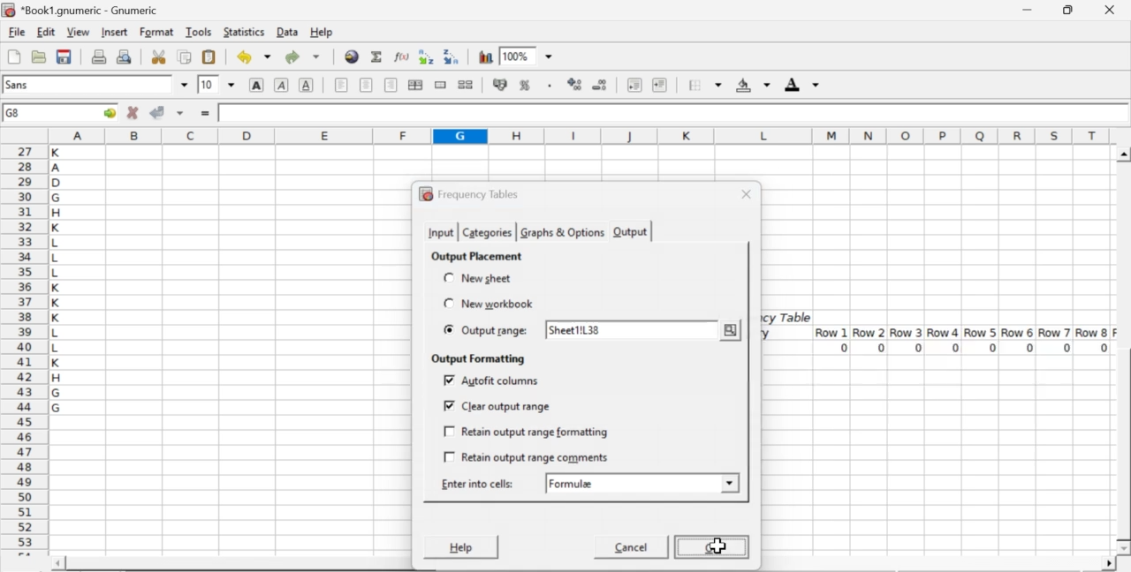 The width and height of the screenshot is (1131, 572). What do you see at coordinates (732, 329) in the screenshot?
I see `more` at bounding box center [732, 329].